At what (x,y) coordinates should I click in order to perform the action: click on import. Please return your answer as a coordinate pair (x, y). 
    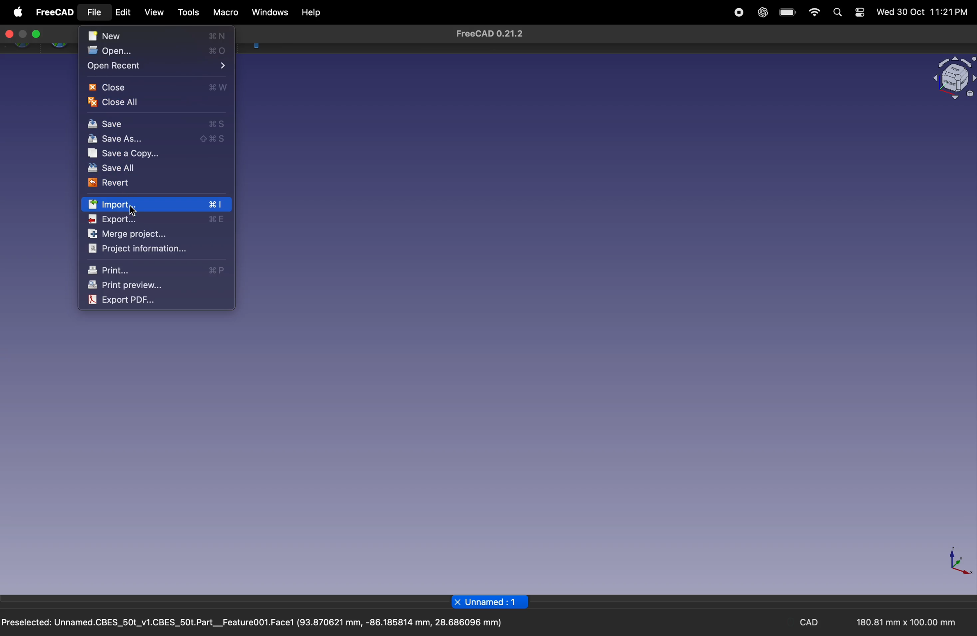
    Looking at the image, I should click on (156, 205).